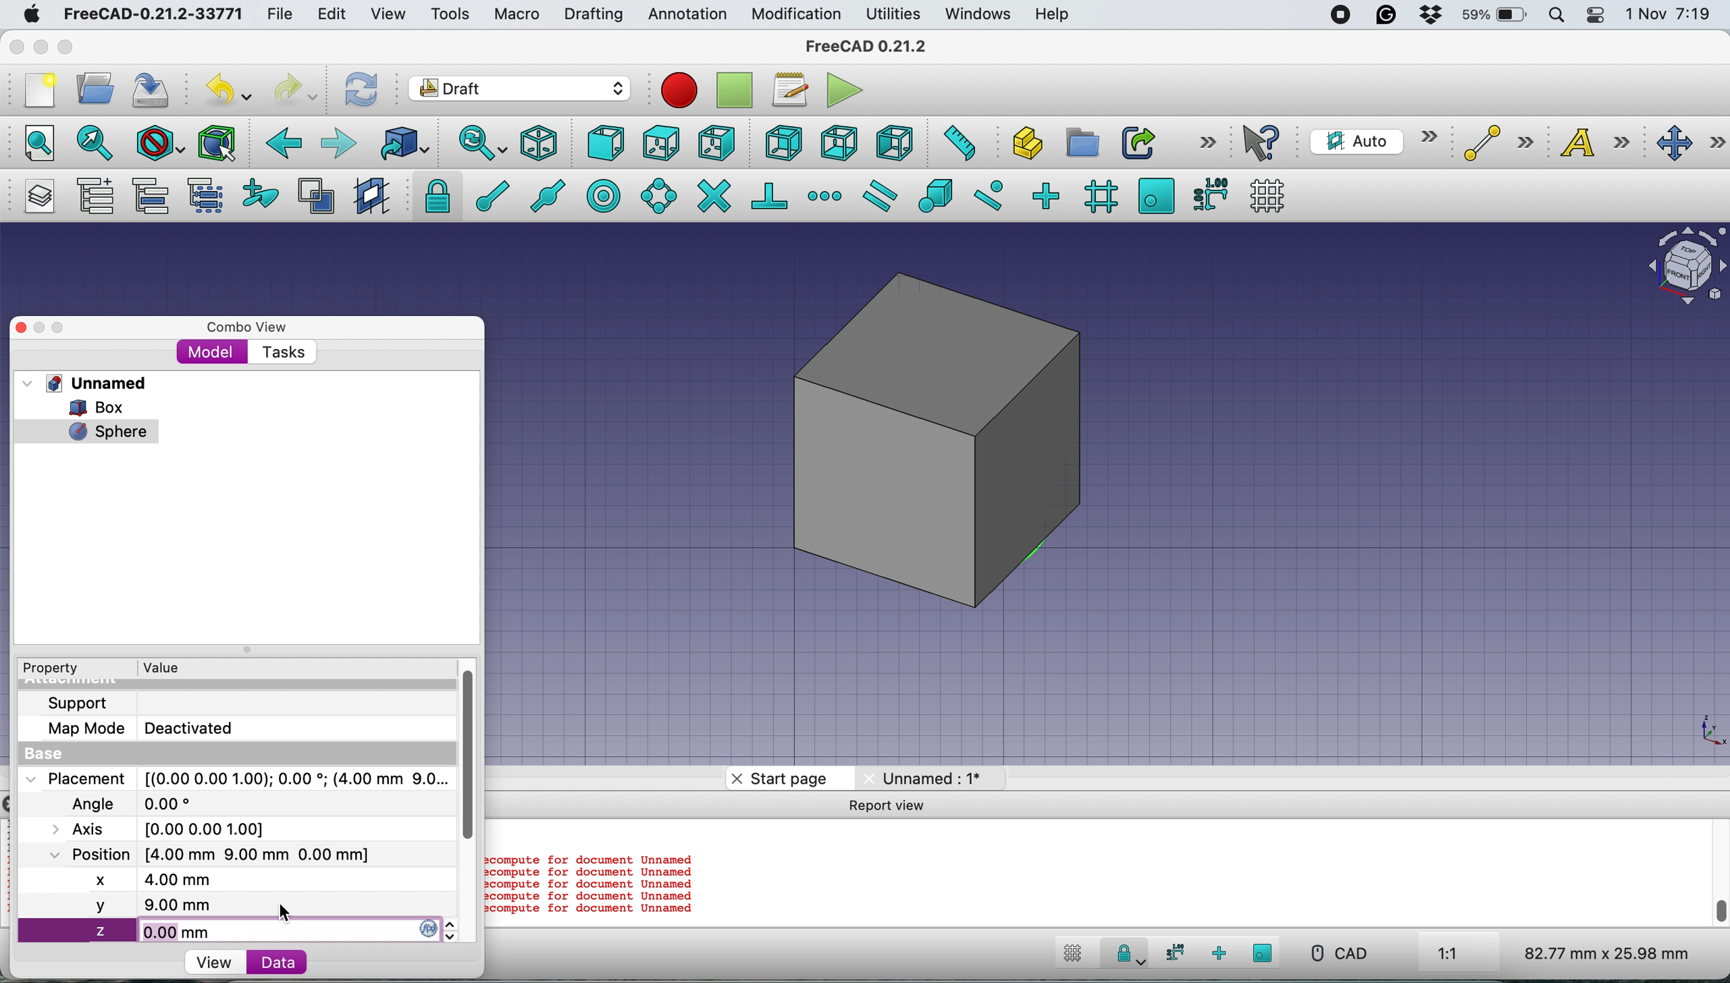  What do you see at coordinates (296, 88) in the screenshot?
I see `redo` at bounding box center [296, 88].